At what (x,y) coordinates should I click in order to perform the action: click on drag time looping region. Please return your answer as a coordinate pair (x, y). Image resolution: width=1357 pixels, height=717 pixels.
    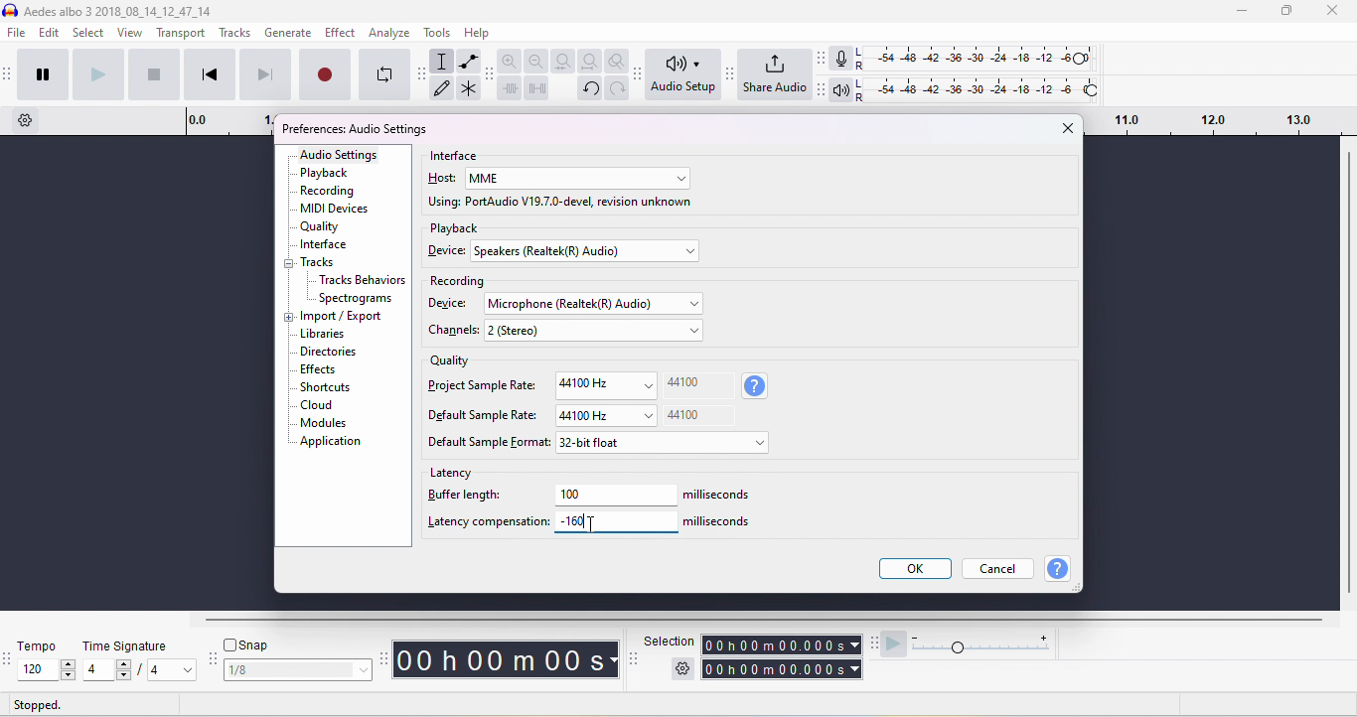
    Looking at the image, I should click on (1216, 122).